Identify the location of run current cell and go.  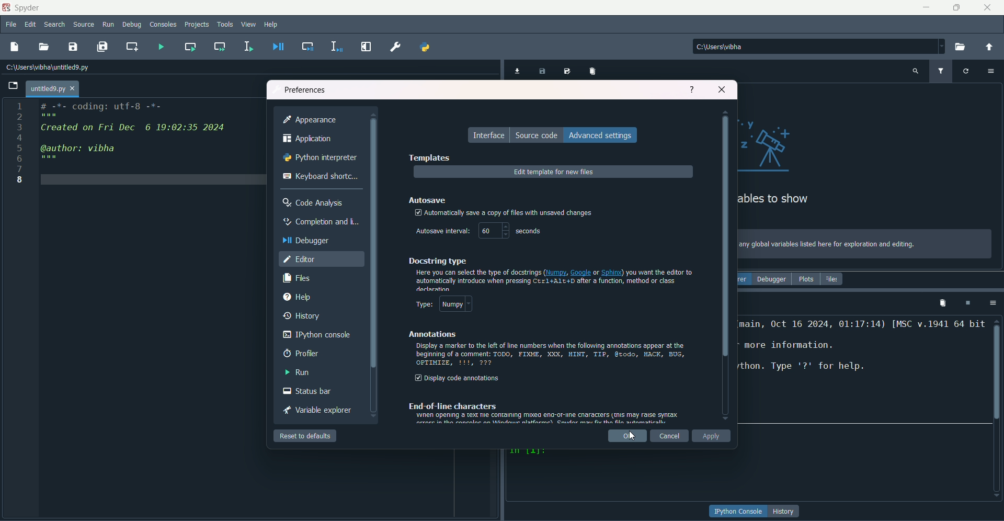
(219, 46).